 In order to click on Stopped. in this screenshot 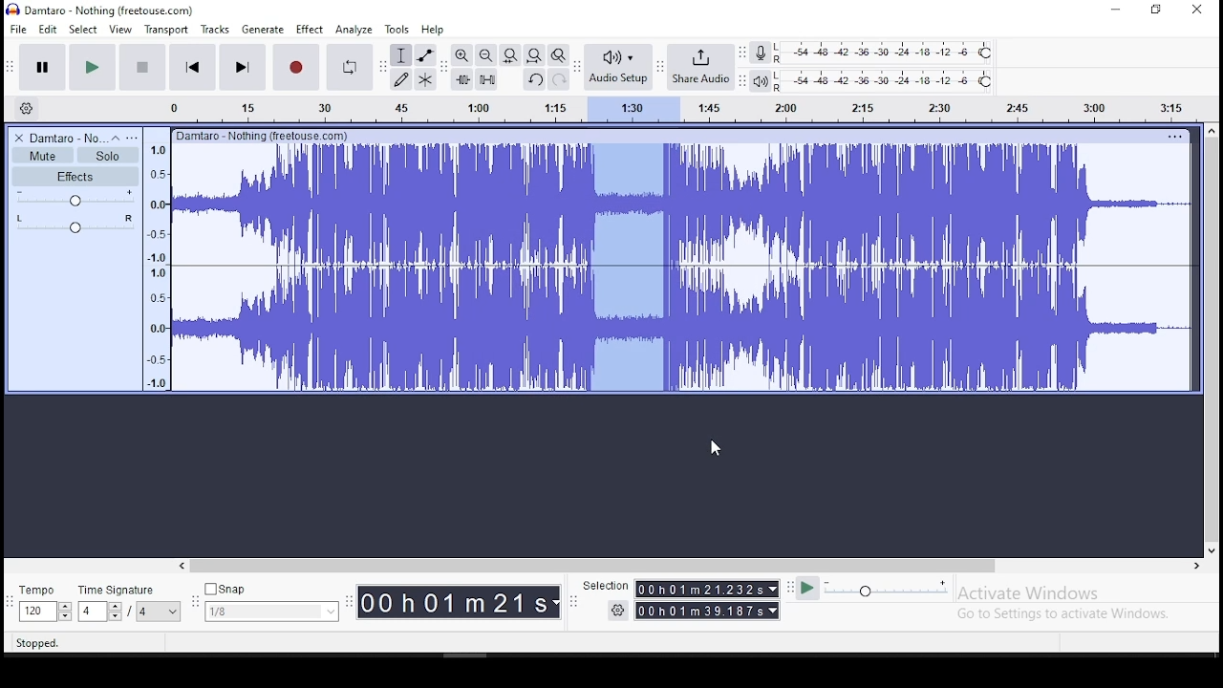, I will do `click(36, 642)`.